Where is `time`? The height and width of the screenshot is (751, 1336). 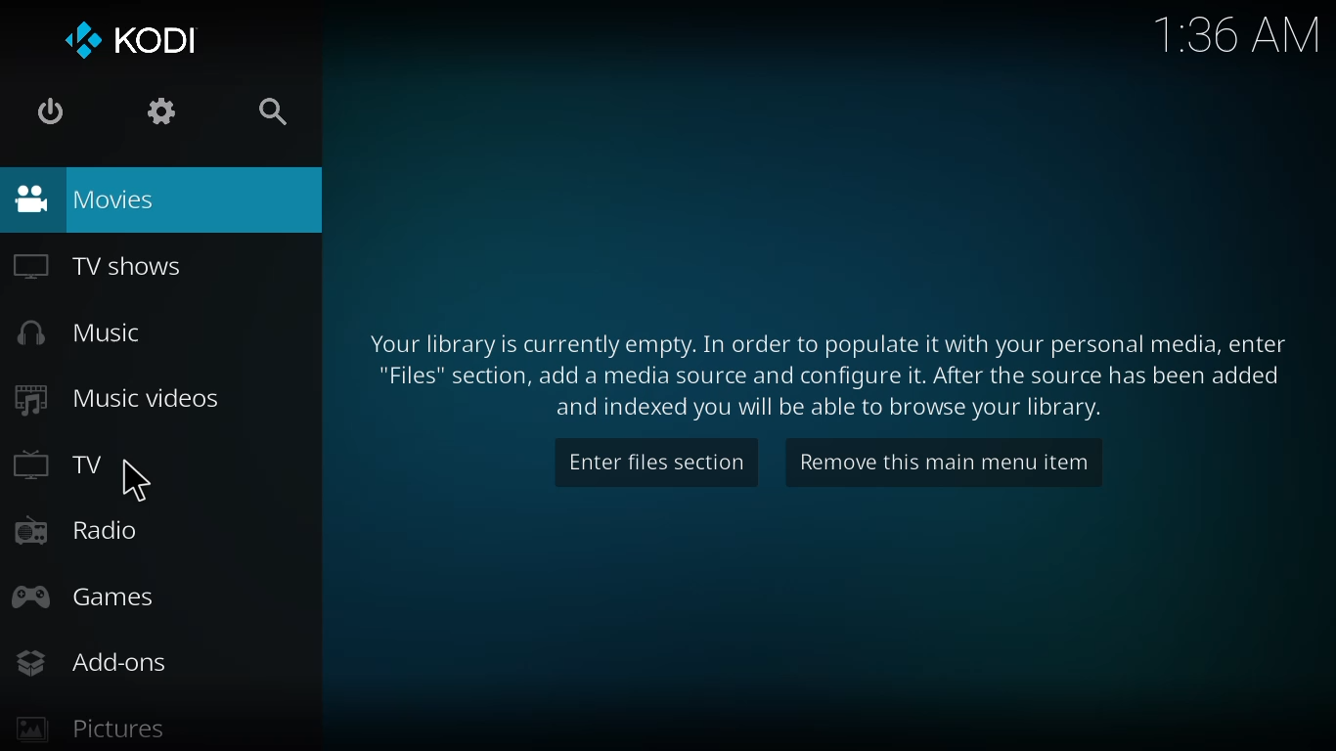 time is located at coordinates (1238, 31).